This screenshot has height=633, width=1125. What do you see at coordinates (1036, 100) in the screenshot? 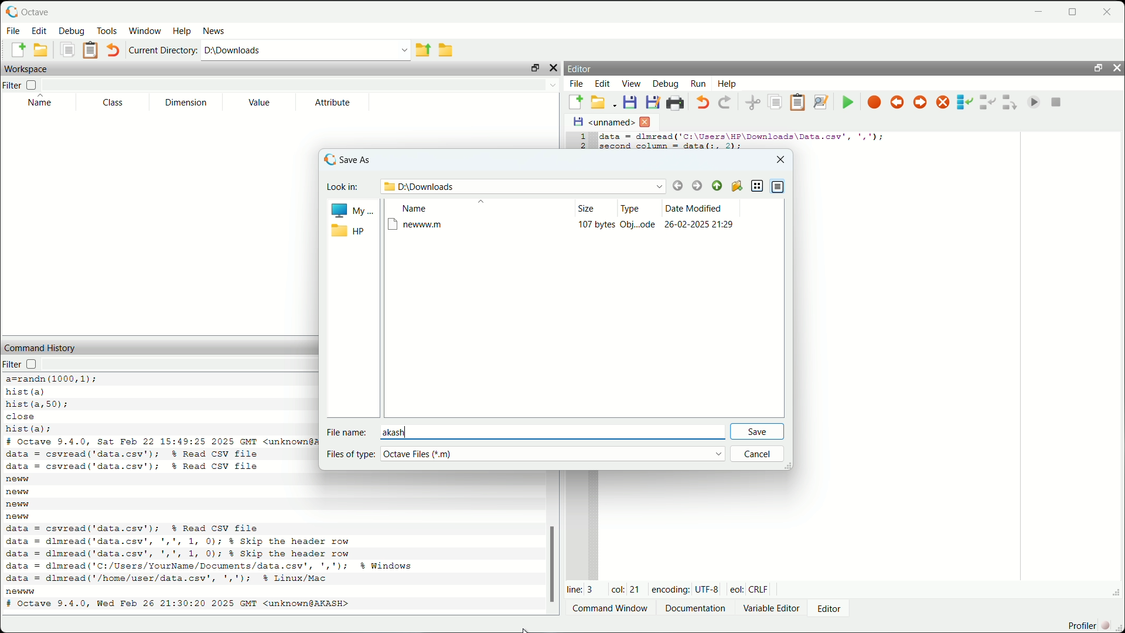
I see `continue` at bounding box center [1036, 100].